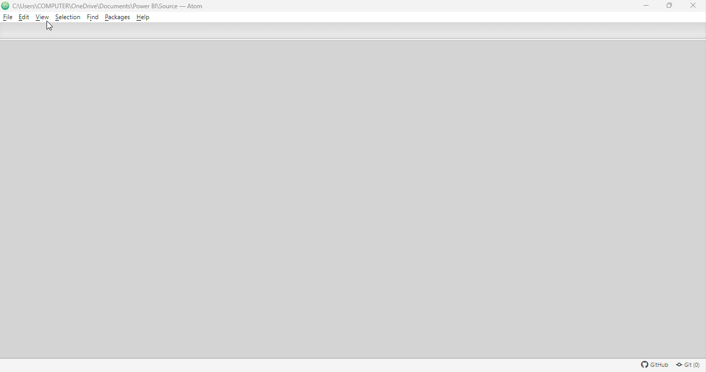 This screenshot has height=372, width=706. I want to click on Git repository, so click(687, 365).